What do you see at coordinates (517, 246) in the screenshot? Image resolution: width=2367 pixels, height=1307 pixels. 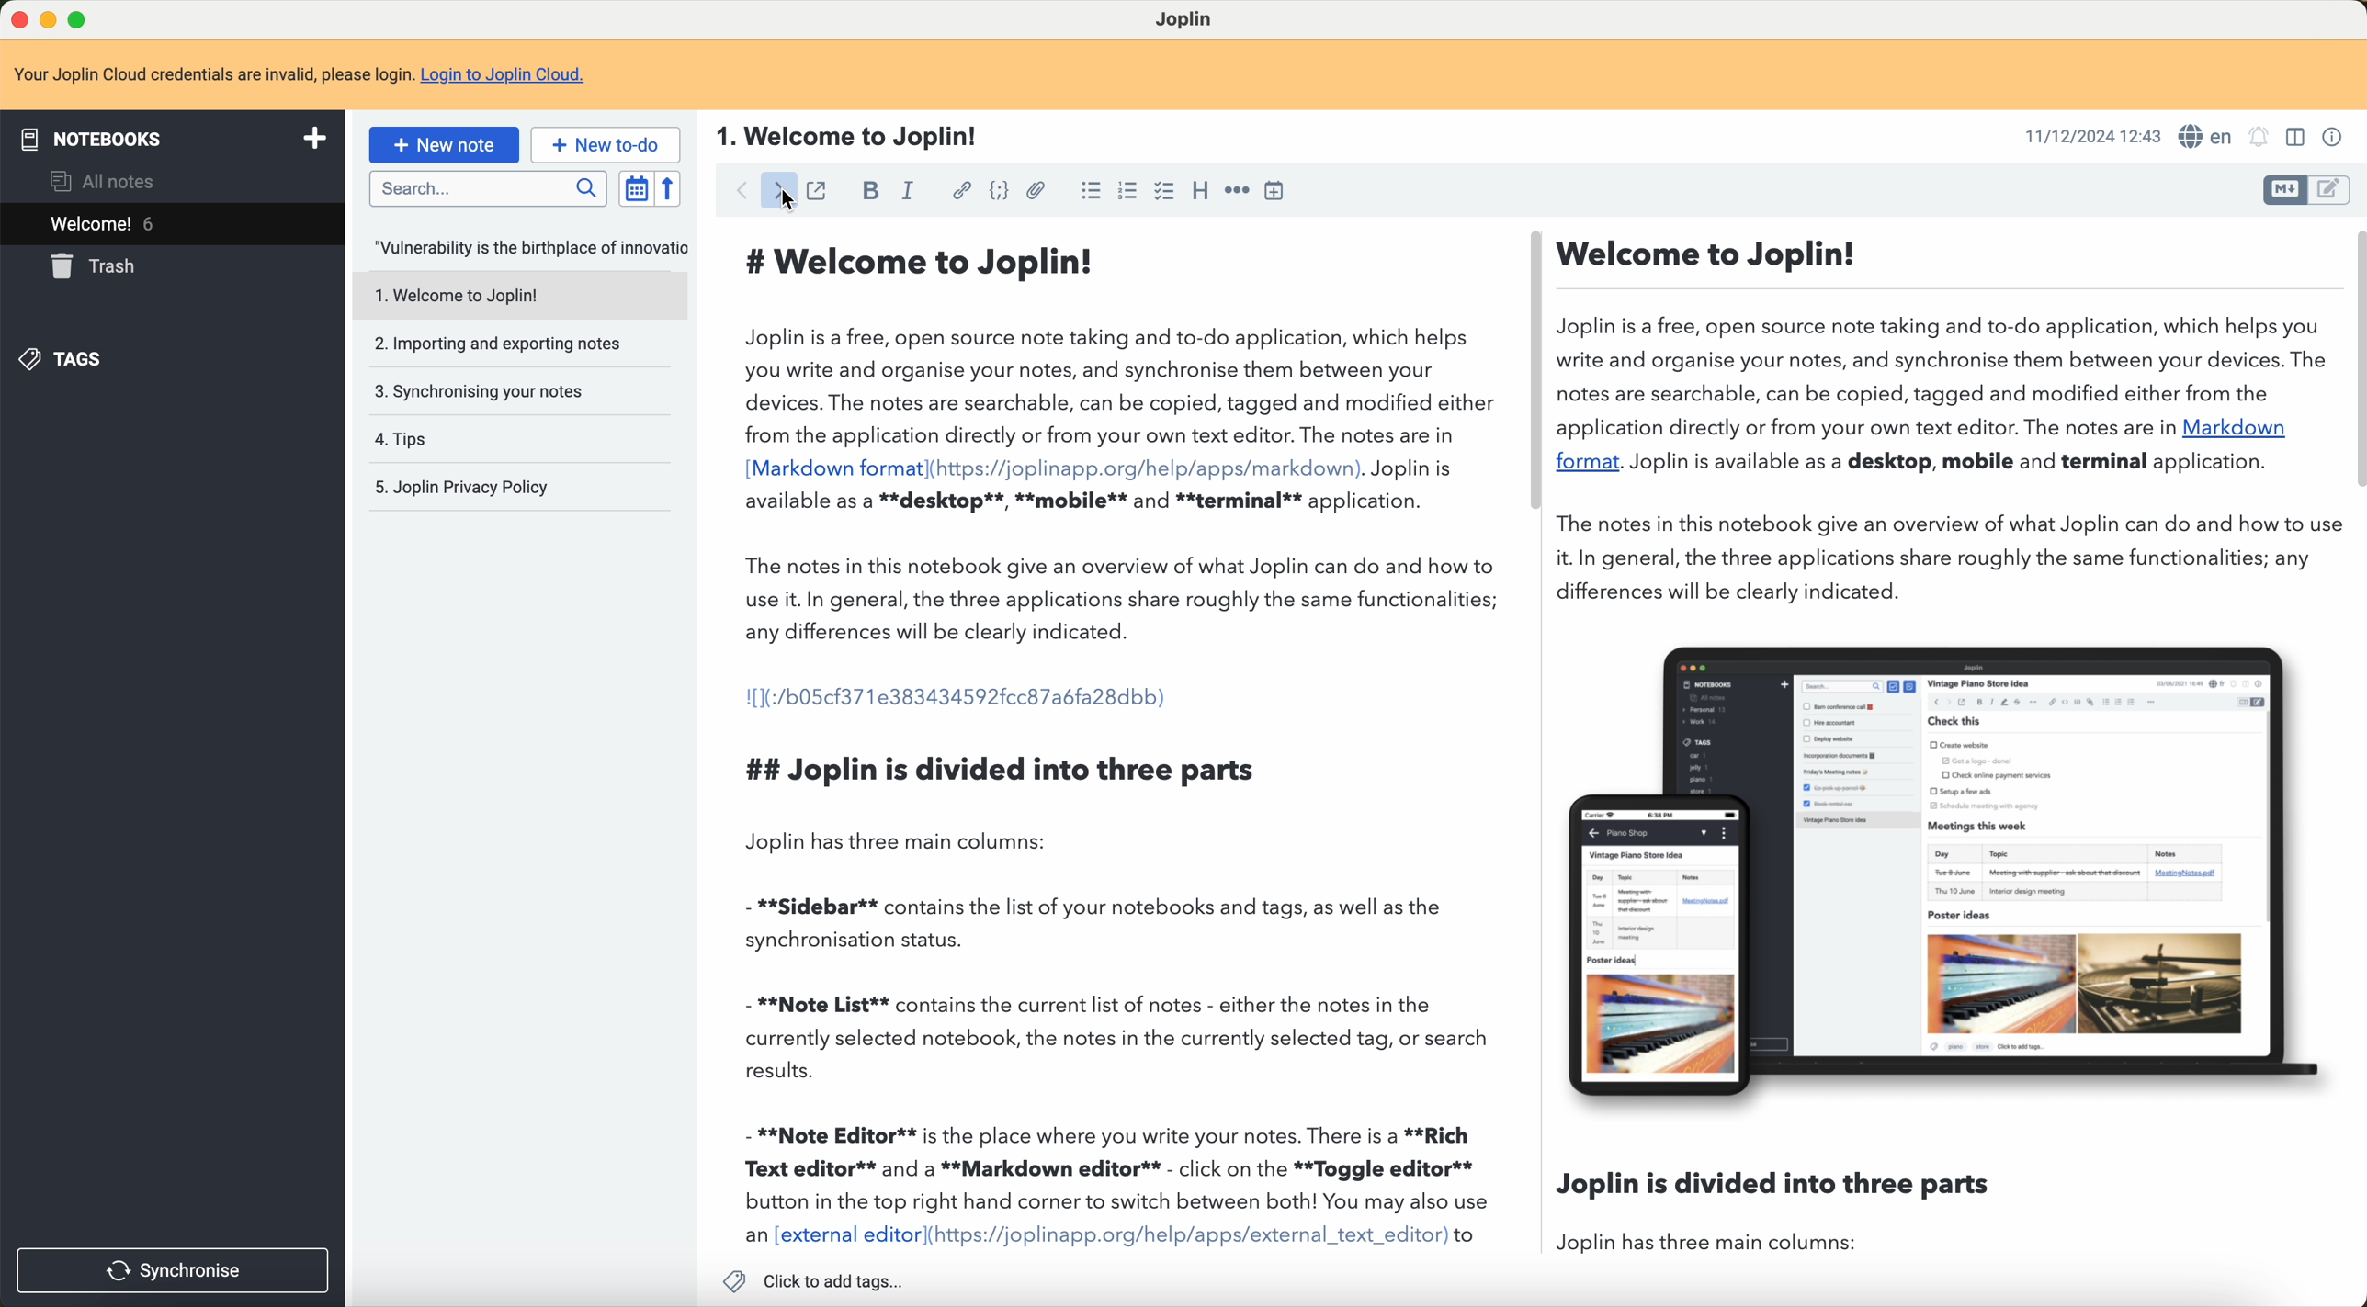 I see `note opened` at bounding box center [517, 246].